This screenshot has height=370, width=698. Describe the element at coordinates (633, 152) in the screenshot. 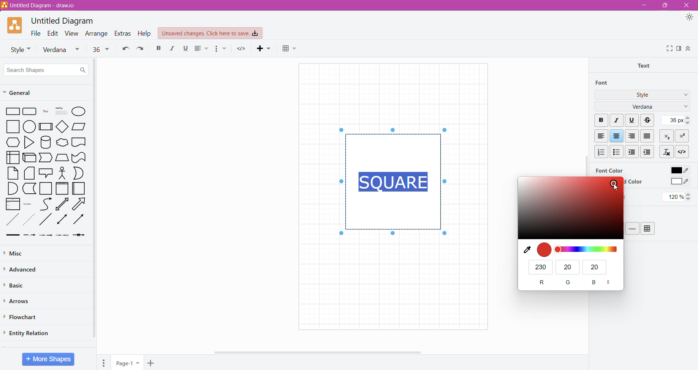

I see `Decrease Indent` at that location.